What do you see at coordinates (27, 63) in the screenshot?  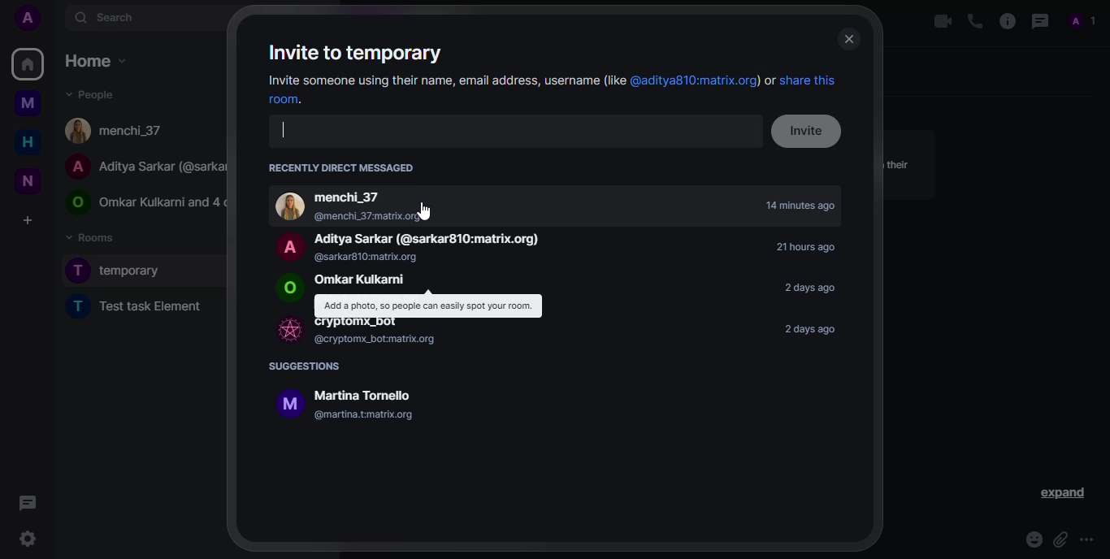 I see `home` at bounding box center [27, 63].